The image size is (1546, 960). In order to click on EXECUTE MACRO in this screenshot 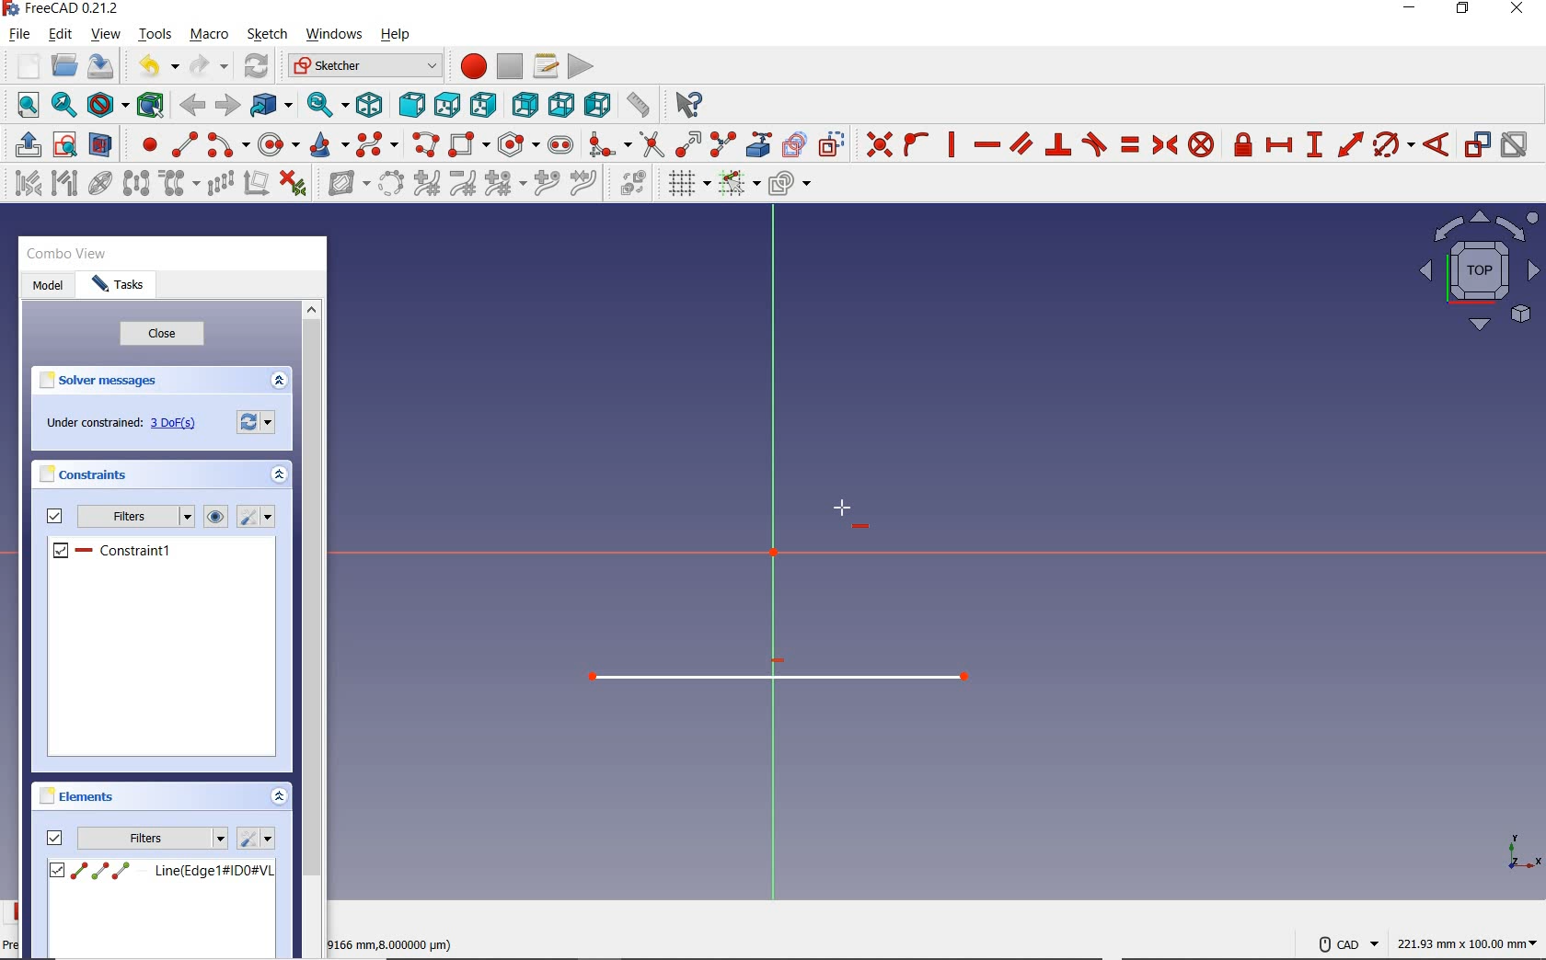, I will do `click(581, 66)`.